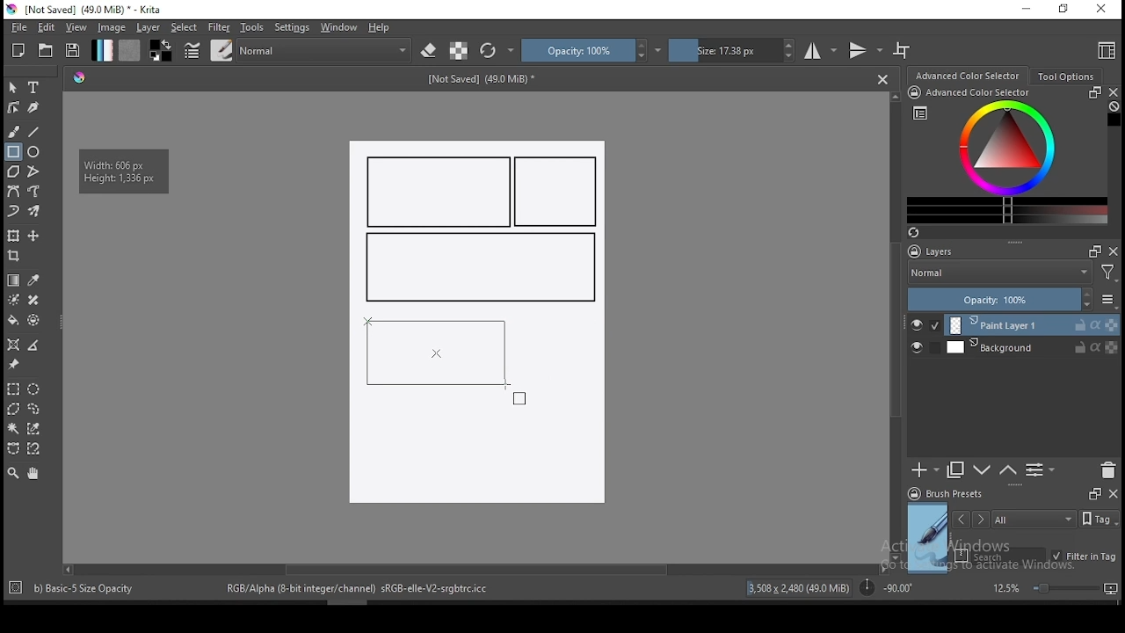 The image size is (1125, 633). Describe the element at coordinates (592, 50) in the screenshot. I see `opacity` at that location.